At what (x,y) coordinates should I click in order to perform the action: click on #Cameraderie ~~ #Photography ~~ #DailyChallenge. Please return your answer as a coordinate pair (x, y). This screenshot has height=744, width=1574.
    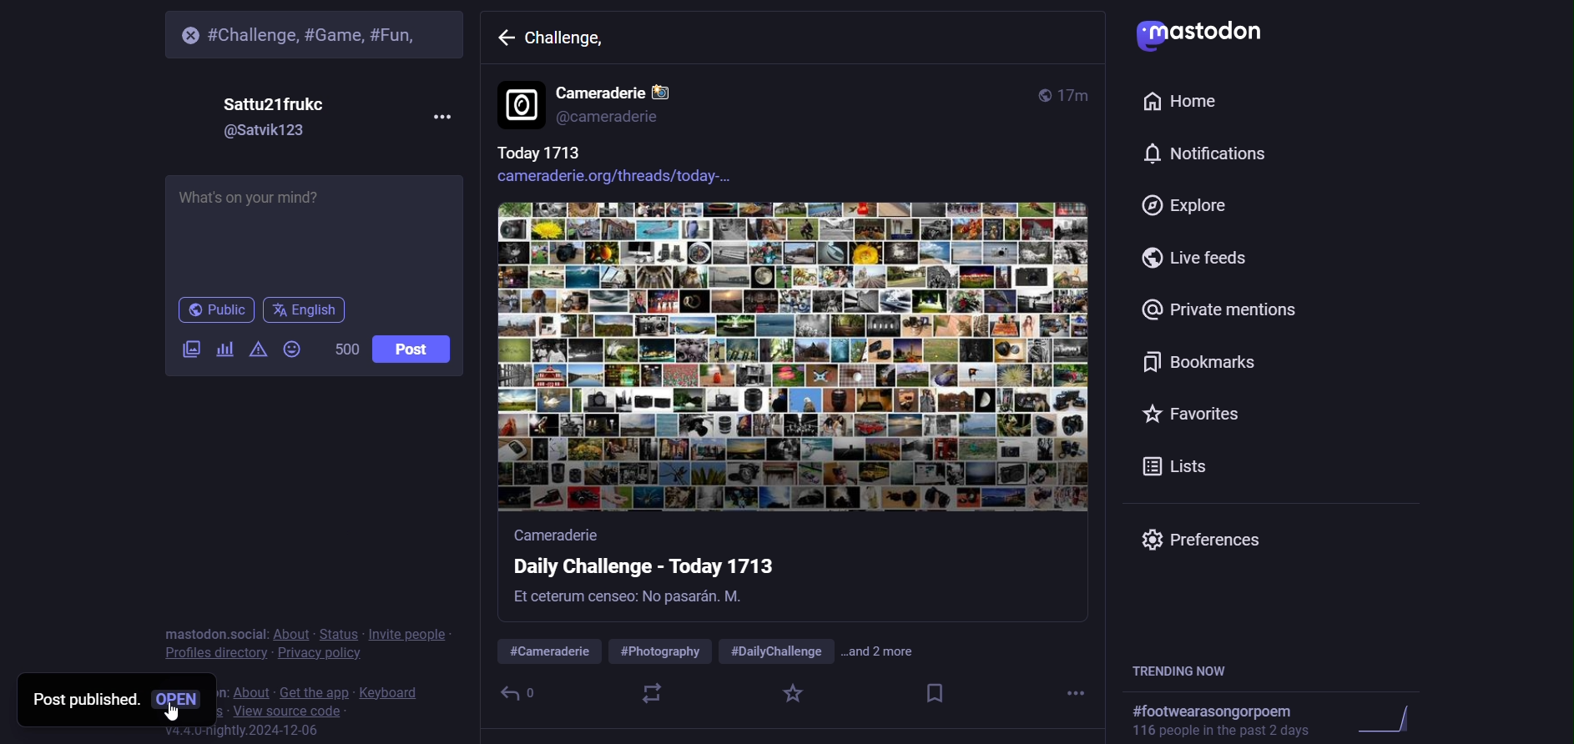
    Looking at the image, I should click on (659, 645).